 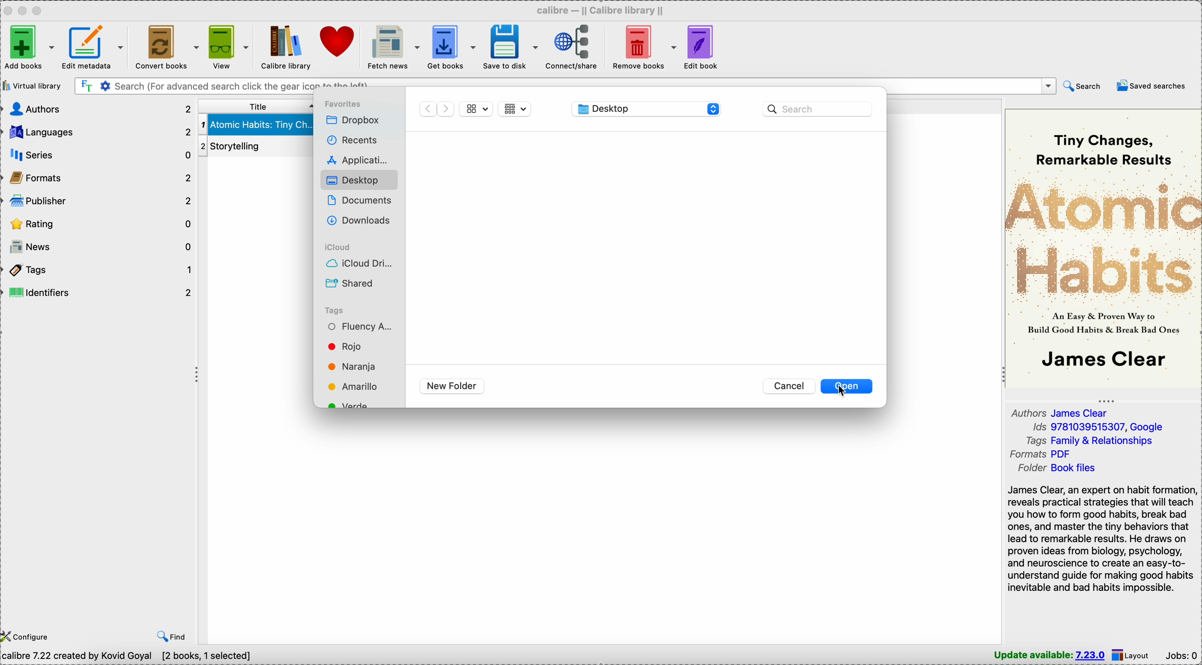 What do you see at coordinates (100, 180) in the screenshot?
I see `formats` at bounding box center [100, 180].